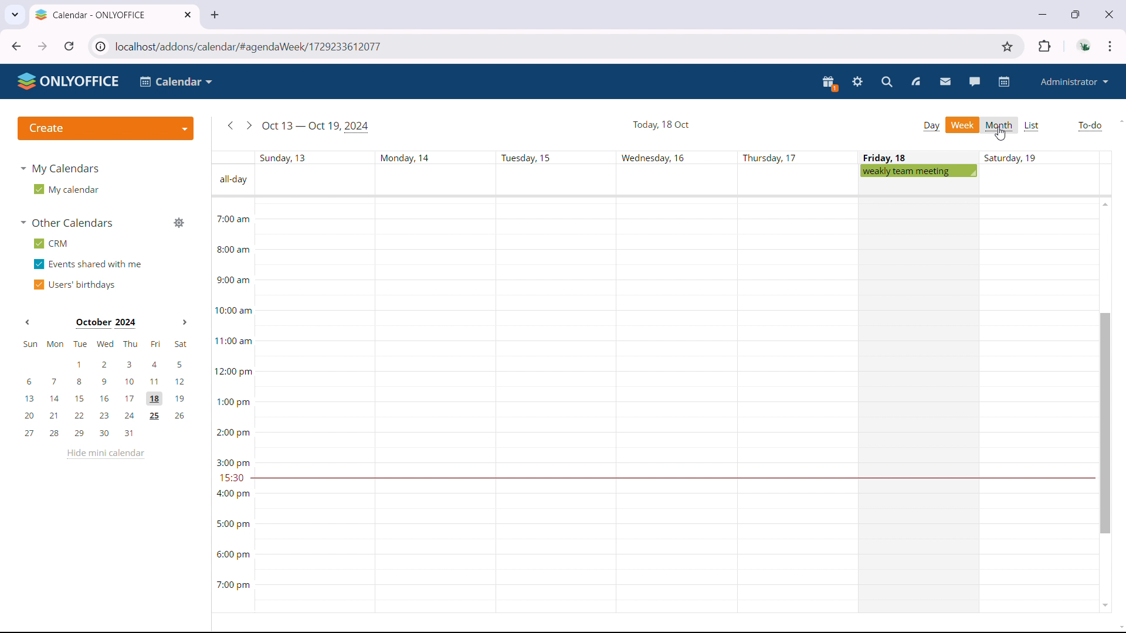 The height and width of the screenshot is (633, 1126). What do you see at coordinates (69, 46) in the screenshot?
I see `refresh` at bounding box center [69, 46].